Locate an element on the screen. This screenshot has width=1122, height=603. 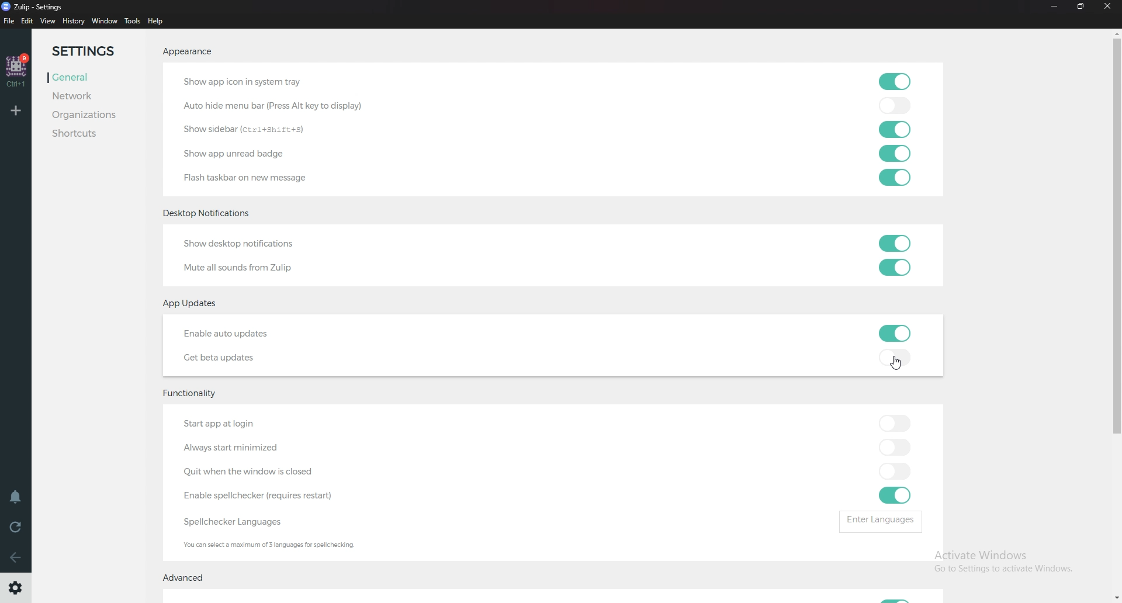
show desktop notifications is located at coordinates (272, 246).